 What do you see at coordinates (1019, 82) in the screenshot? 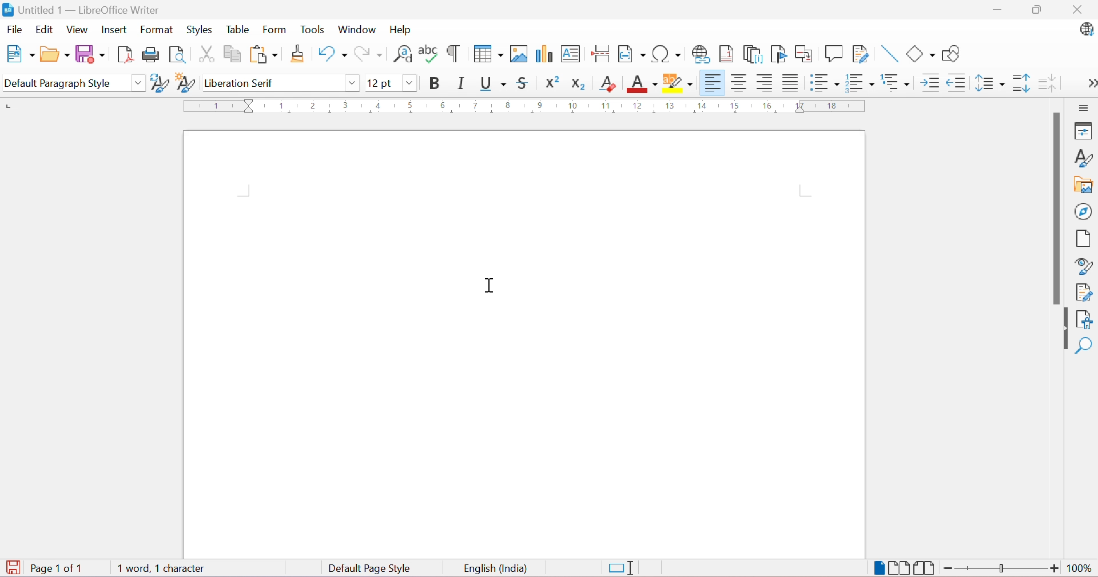
I see `Increase Paragraph Spacing` at bounding box center [1019, 82].